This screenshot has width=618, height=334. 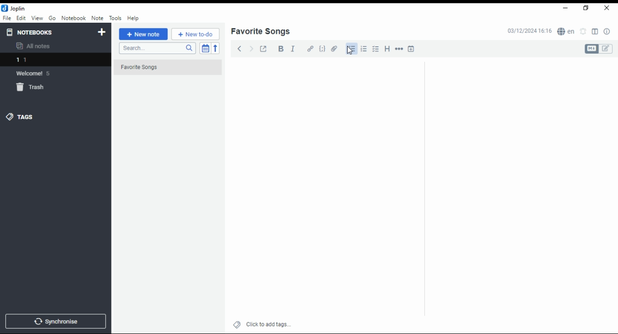 I want to click on heading, so click(x=388, y=48).